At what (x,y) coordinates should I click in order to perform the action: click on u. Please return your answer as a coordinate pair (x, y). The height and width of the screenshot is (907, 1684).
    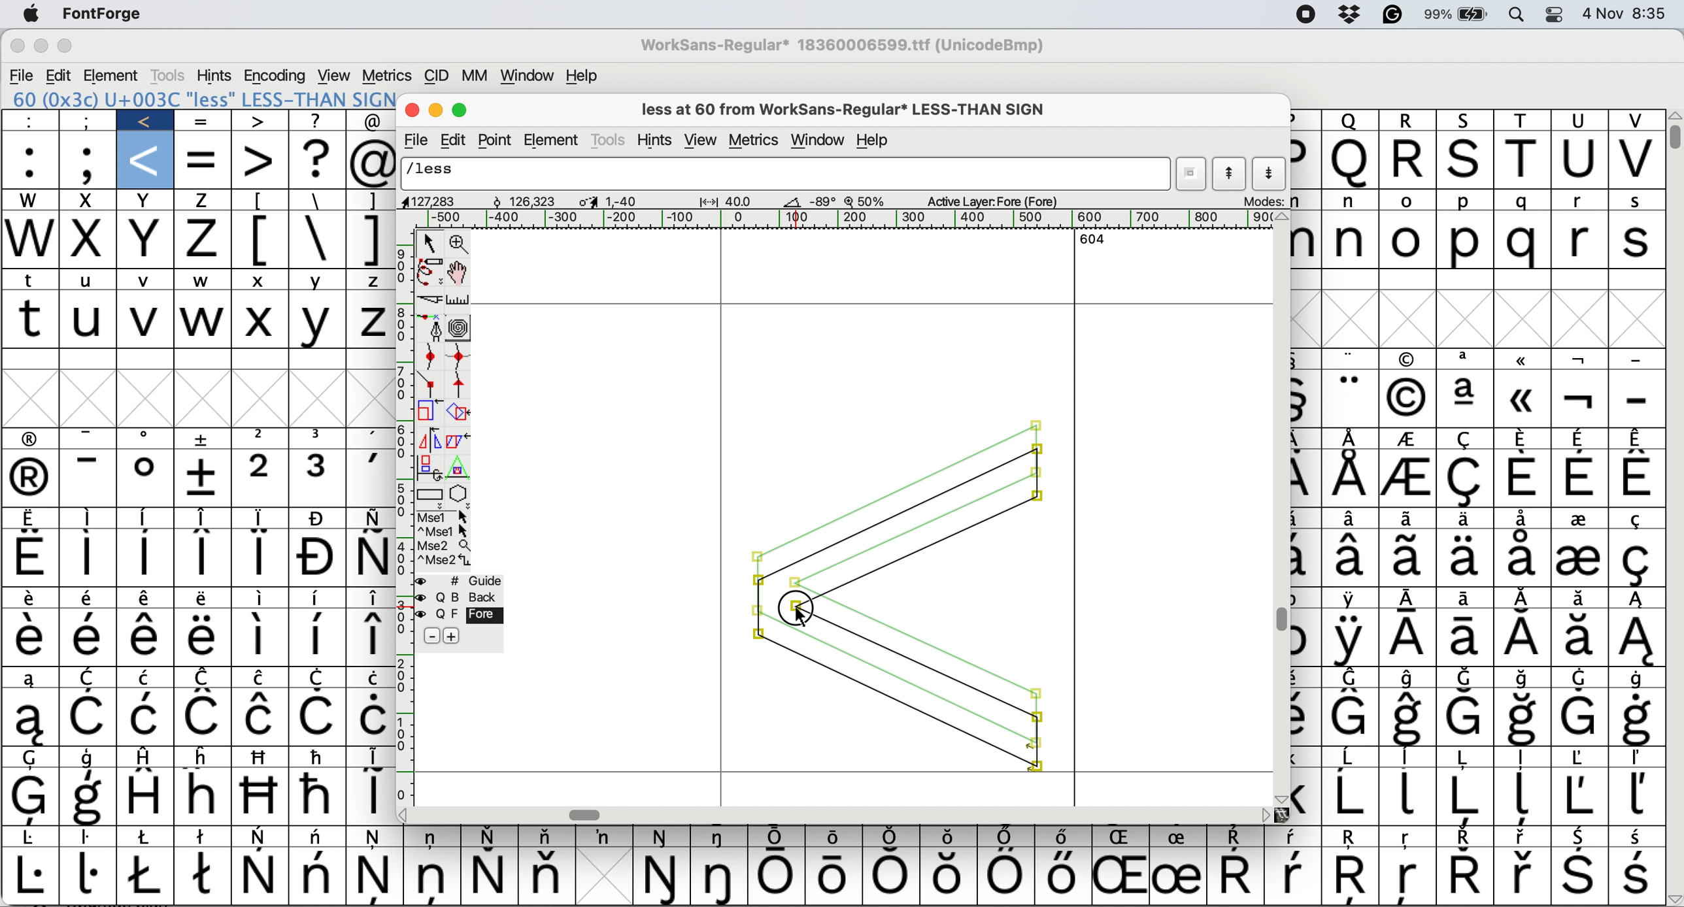
    Looking at the image, I should click on (91, 278).